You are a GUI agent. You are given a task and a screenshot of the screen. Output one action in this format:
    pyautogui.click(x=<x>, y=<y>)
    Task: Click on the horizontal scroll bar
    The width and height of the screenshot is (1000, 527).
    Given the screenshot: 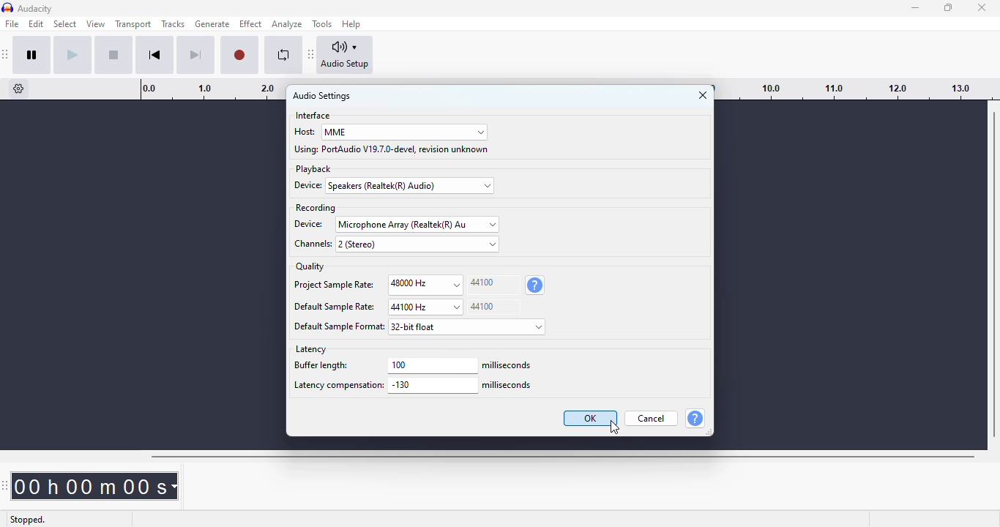 What is the action you would take?
    pyautogui.click(x=562, y=457)
    